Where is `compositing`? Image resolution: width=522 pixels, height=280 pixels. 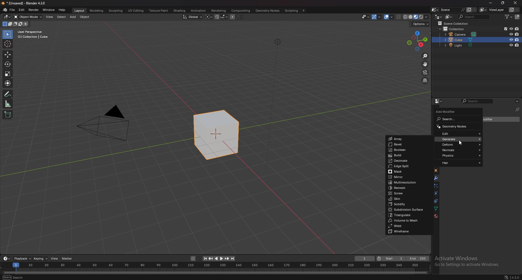 compositing is located at coordinates (241, 11).